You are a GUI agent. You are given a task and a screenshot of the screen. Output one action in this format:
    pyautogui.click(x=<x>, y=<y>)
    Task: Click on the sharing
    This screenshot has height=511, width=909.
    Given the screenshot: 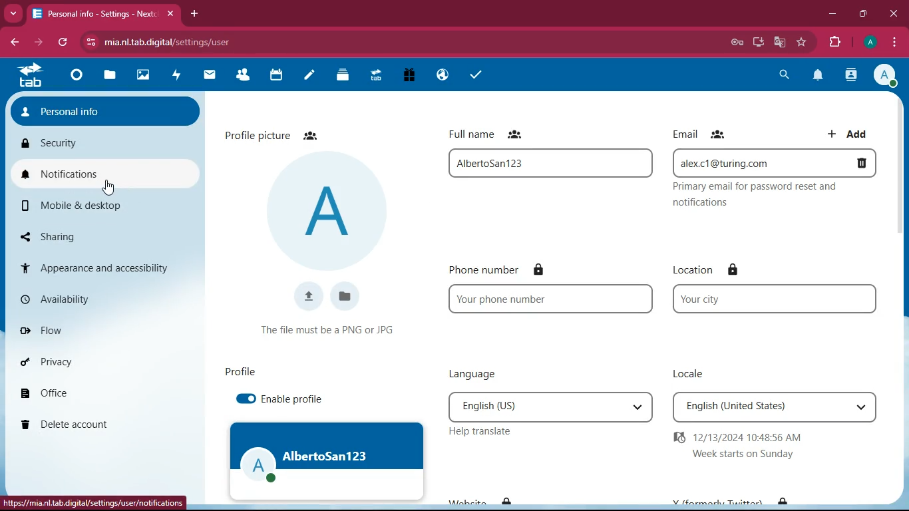 What is the action you would take?
    pyautogui.click(x=101, y=236)
    